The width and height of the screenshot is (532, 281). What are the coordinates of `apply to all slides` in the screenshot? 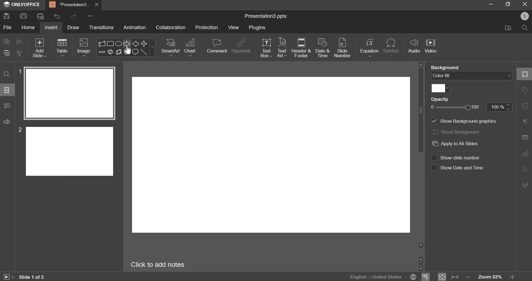 It's located at (465, 144).